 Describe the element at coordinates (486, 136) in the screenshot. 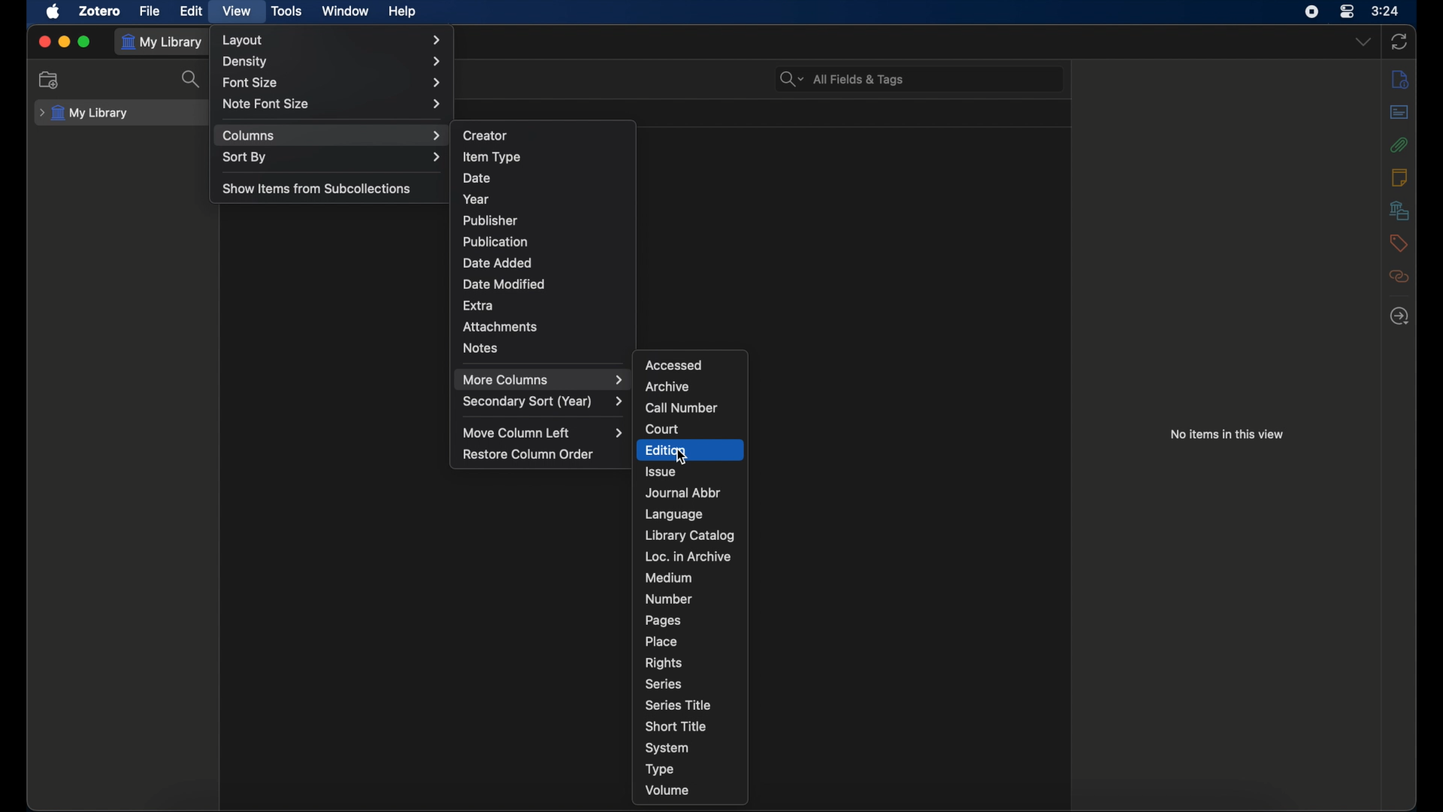

I see `creator` at that location.